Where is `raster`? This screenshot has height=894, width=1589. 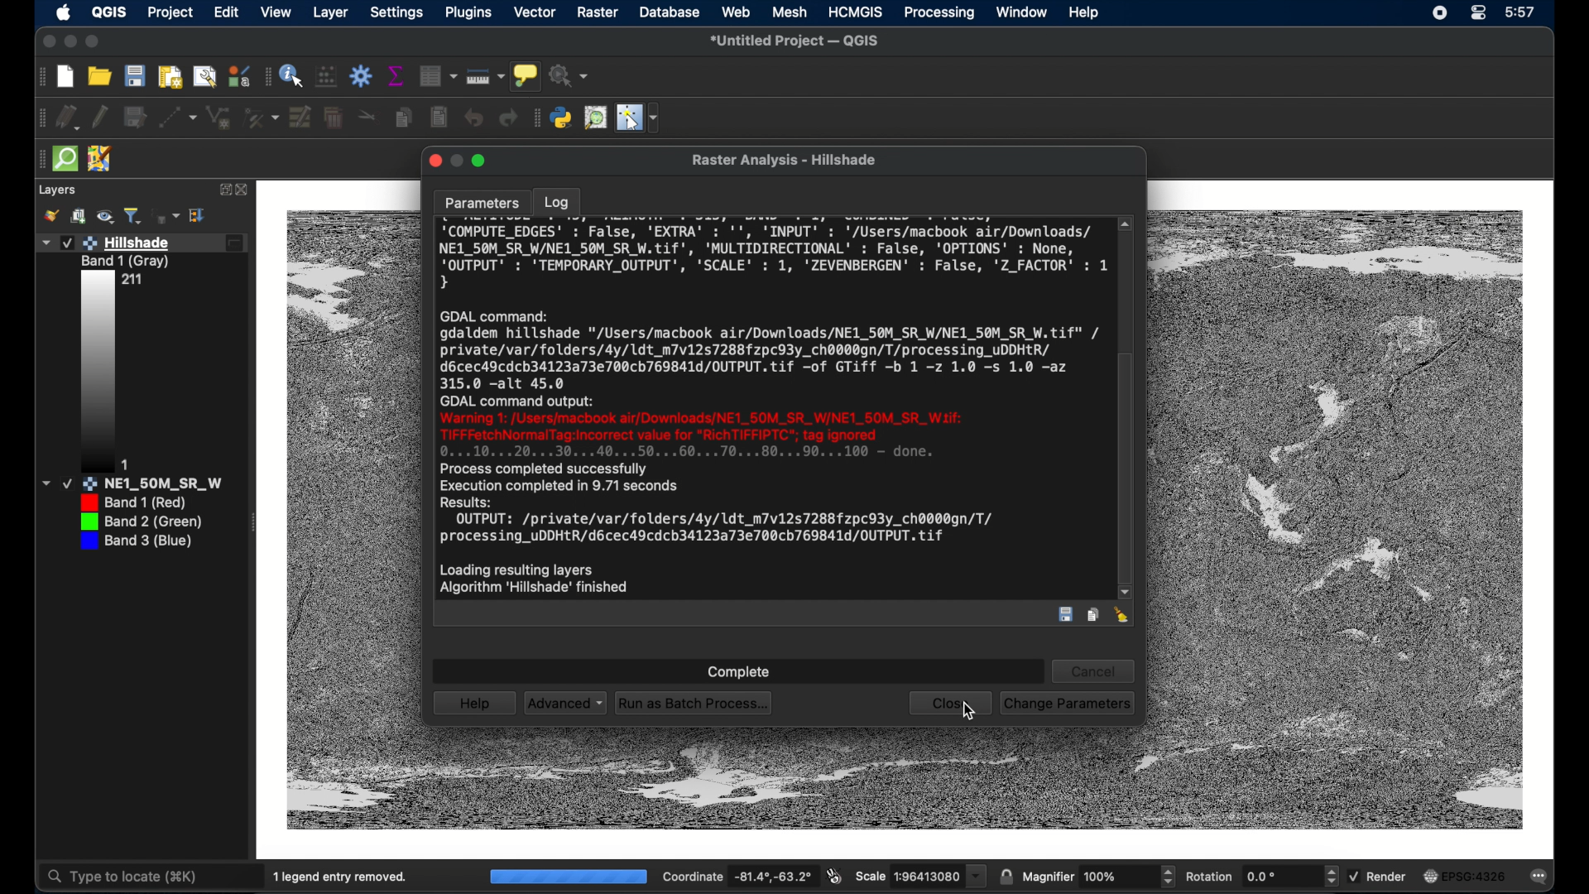
raster is located at coordinates (598, 12).